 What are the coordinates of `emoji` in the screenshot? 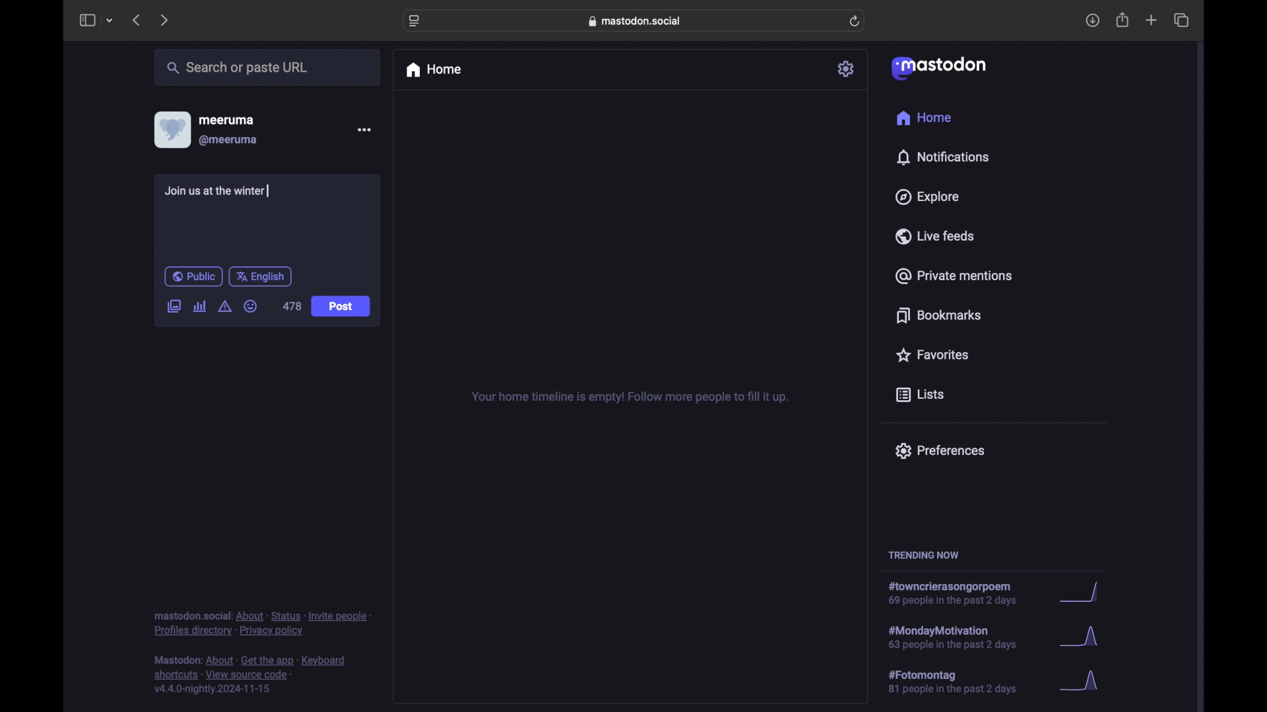 It's located at (251, 307).